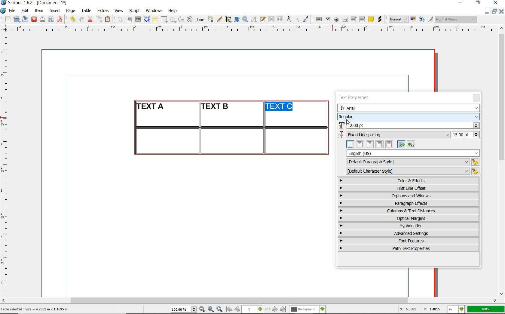 This screenshot has width=505, height=314. What do you see at coordinates (51, 20) in the screenshot?
I see `preflight verifier` at bounding box center [51, 20].